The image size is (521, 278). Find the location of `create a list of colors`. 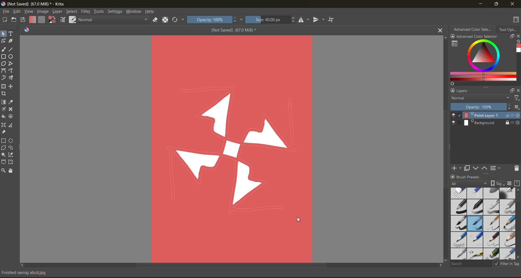

create a list of colors is located at coordinates (452, 84).